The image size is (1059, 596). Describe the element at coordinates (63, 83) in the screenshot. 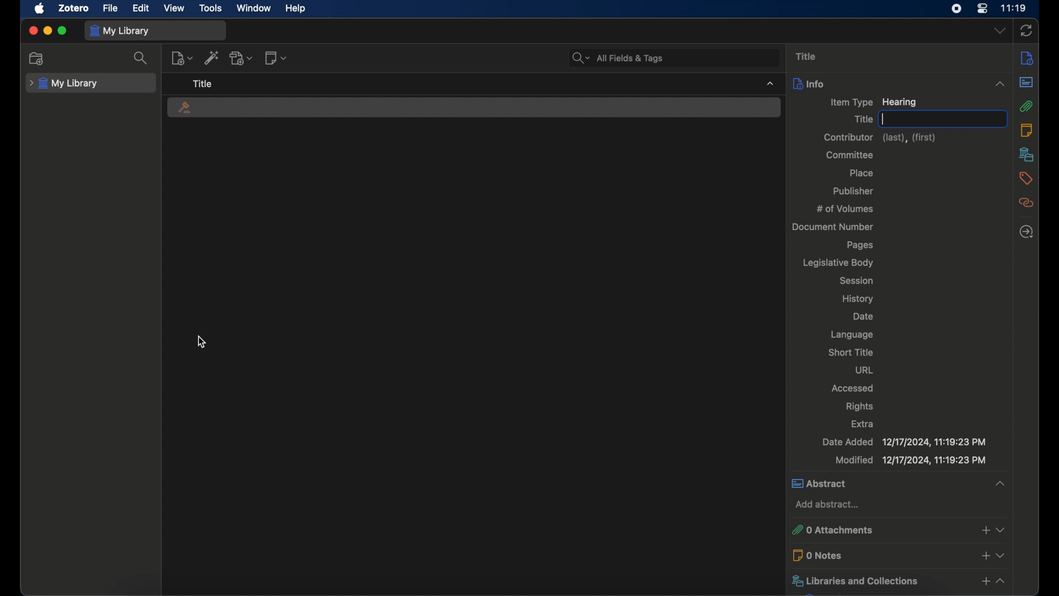

I see `my library` at that location.